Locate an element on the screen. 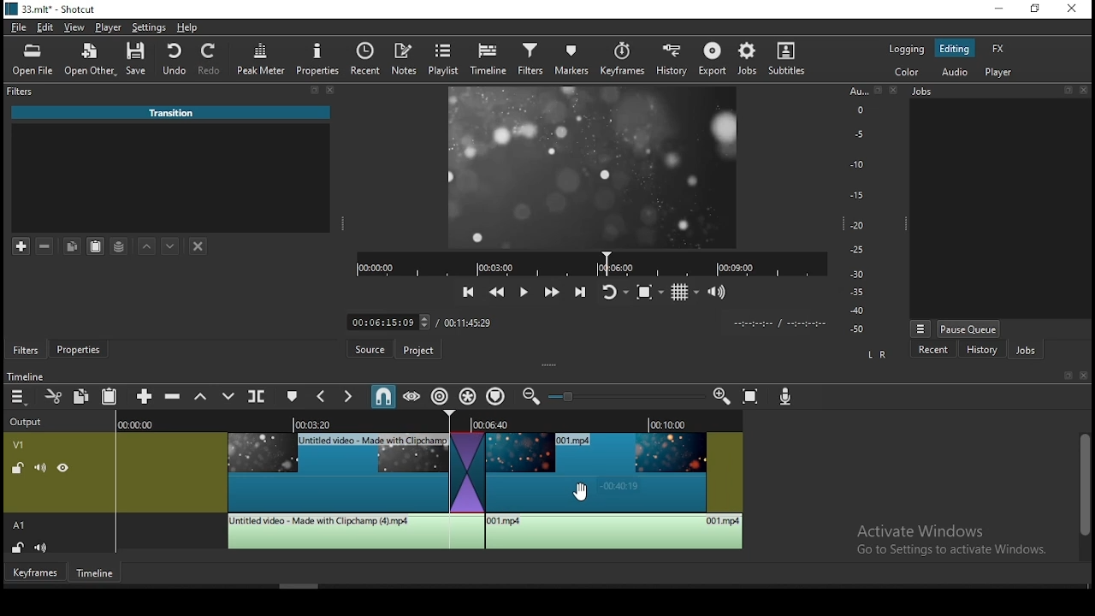  audio is located at coordinates (954, 74).